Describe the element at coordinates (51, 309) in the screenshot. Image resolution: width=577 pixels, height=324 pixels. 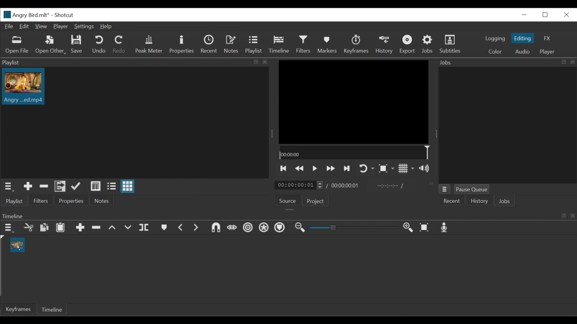
I see `Timeline` at that location.